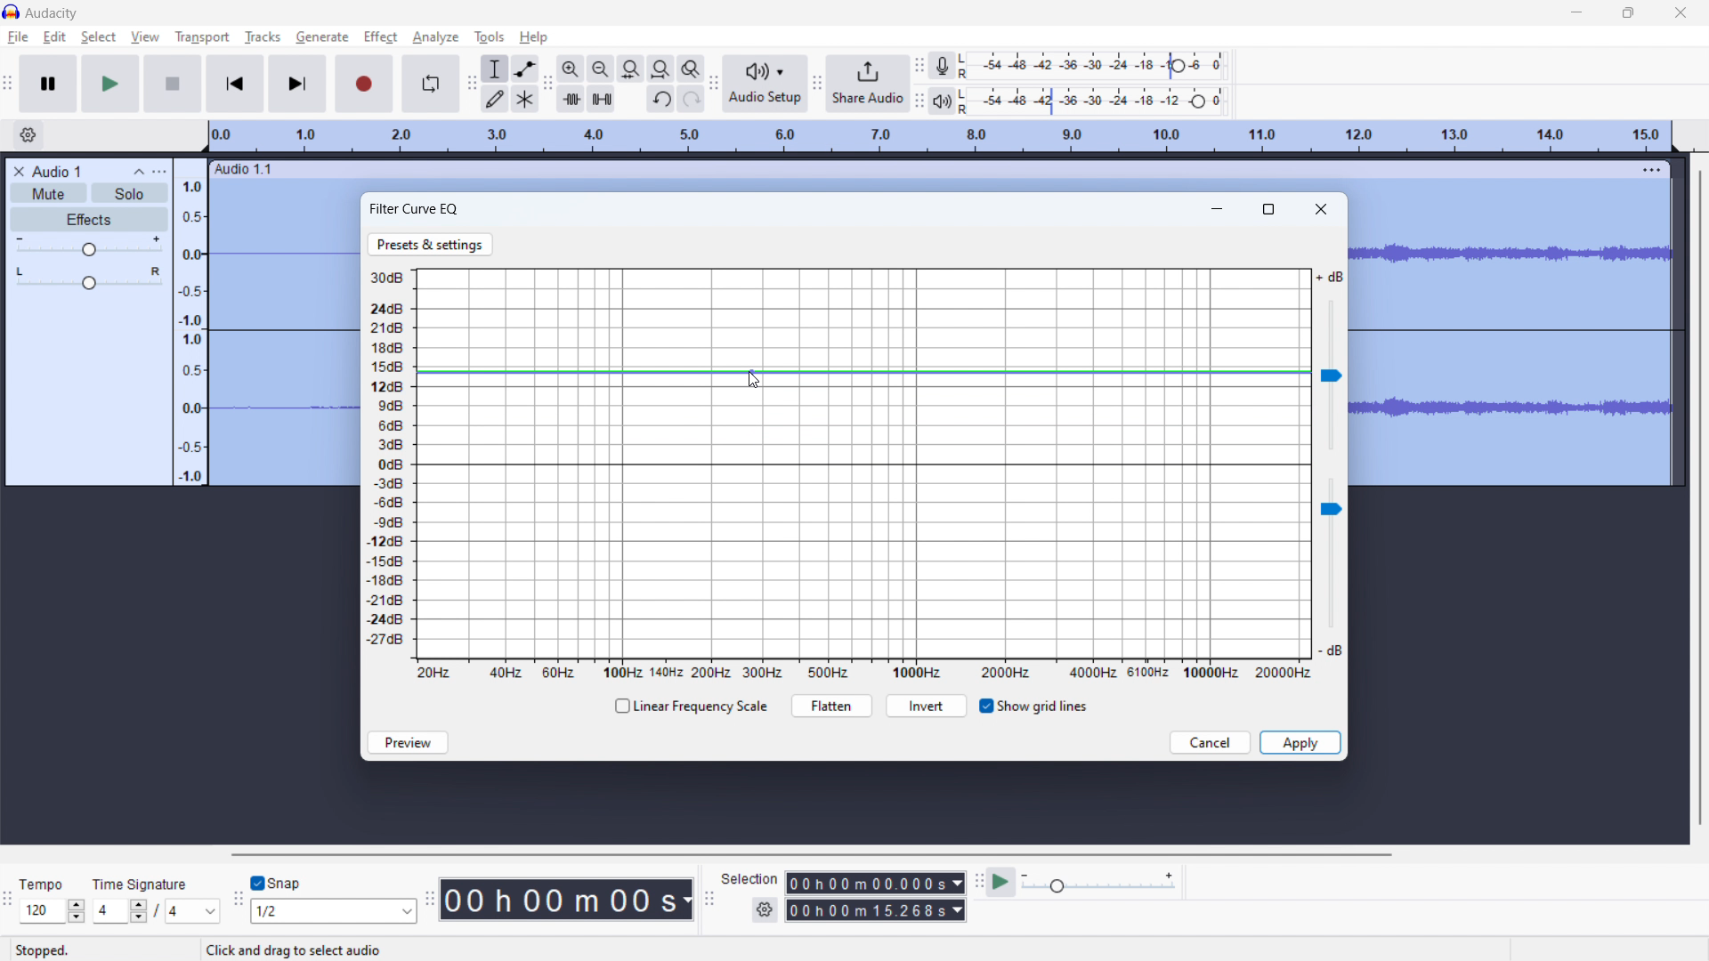  What do you see at coordinates (630, 69) in the screenshot?
I see `fit selection to width` at bounding box center [630, 69].